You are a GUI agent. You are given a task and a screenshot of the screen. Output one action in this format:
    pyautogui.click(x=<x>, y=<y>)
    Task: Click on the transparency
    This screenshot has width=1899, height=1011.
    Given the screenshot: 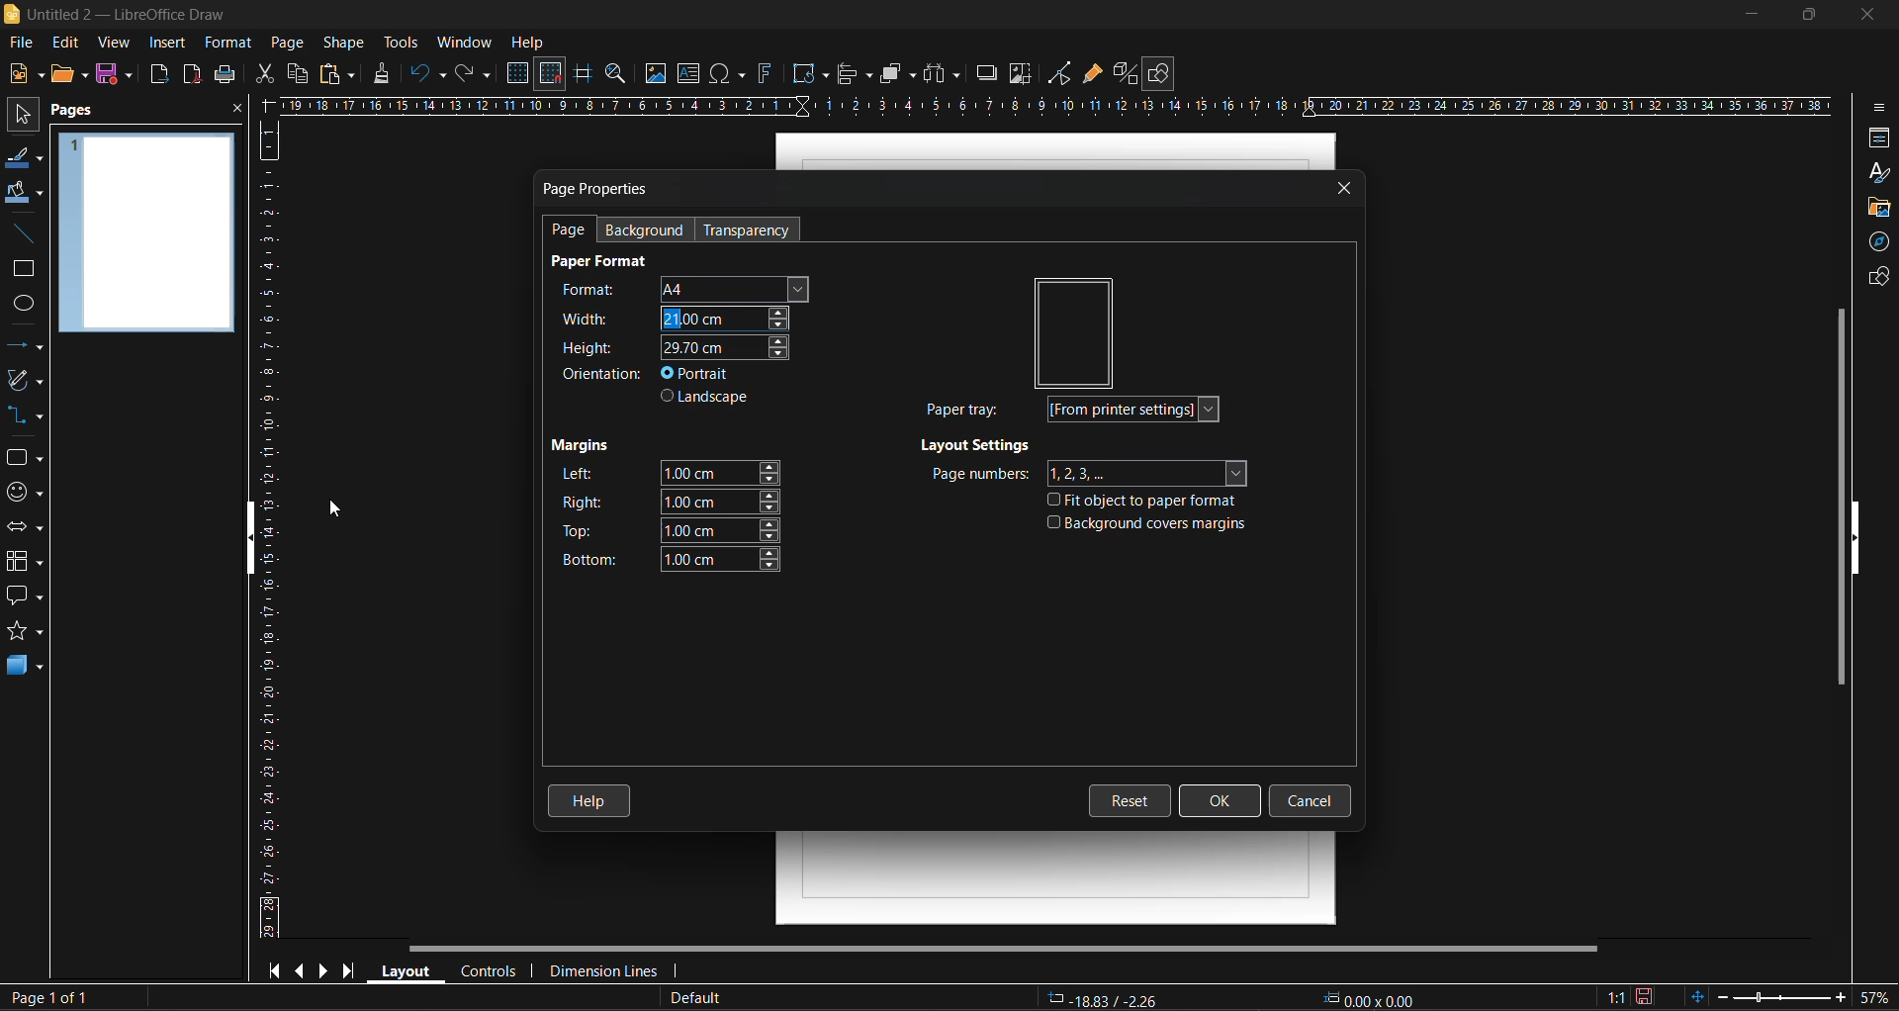 What is the action you would take?
    pyautogui.click(x=751, y=230)
    